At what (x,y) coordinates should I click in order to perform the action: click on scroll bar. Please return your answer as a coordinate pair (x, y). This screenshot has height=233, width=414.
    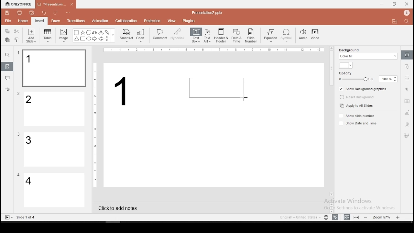
    Looking at the image, I should click on (332, 121).